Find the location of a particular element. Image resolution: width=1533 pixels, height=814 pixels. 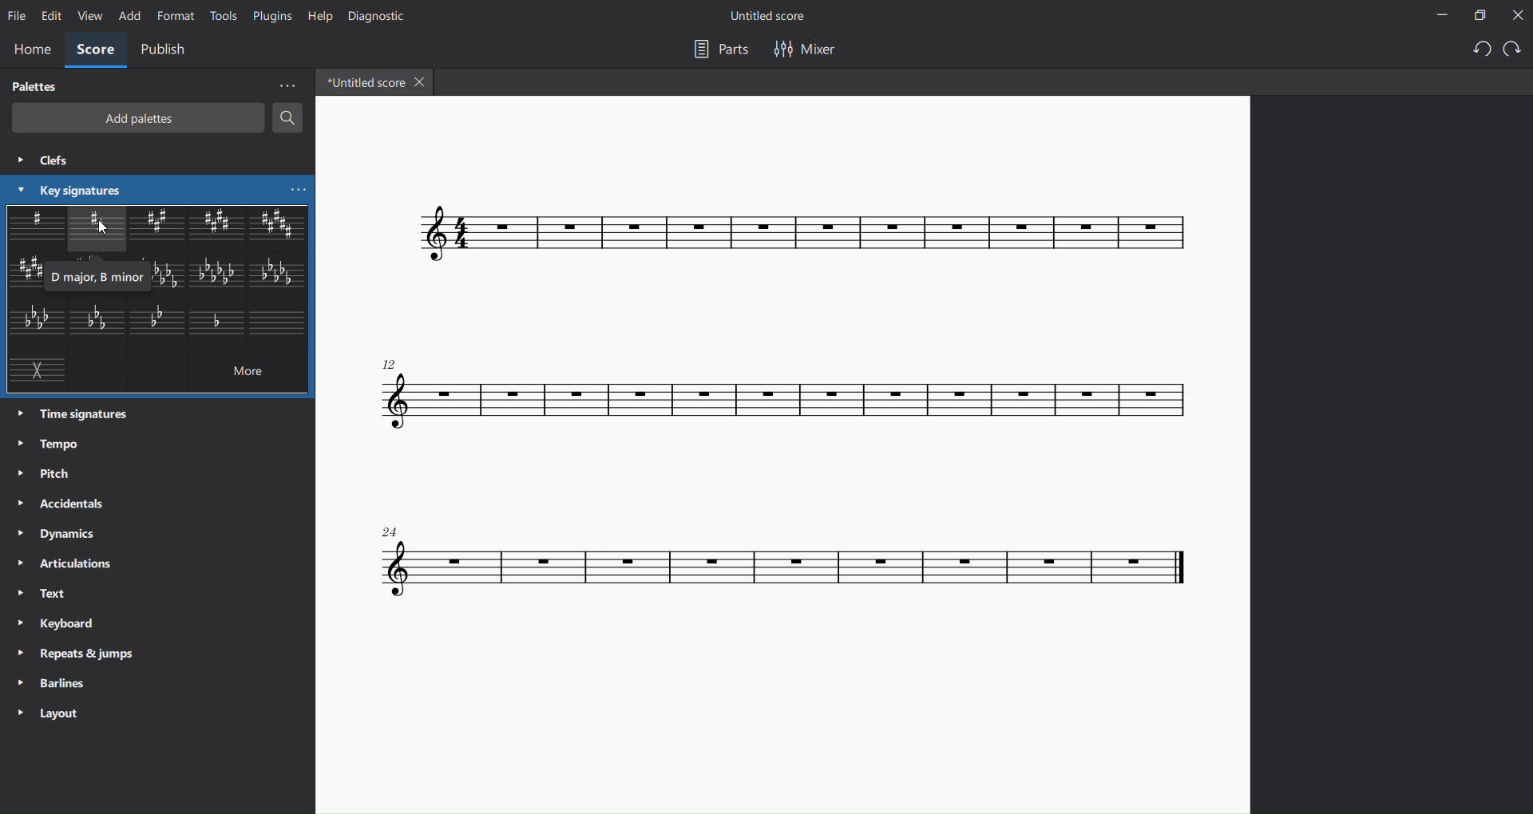

cursor is located at coordinates (146, 194).